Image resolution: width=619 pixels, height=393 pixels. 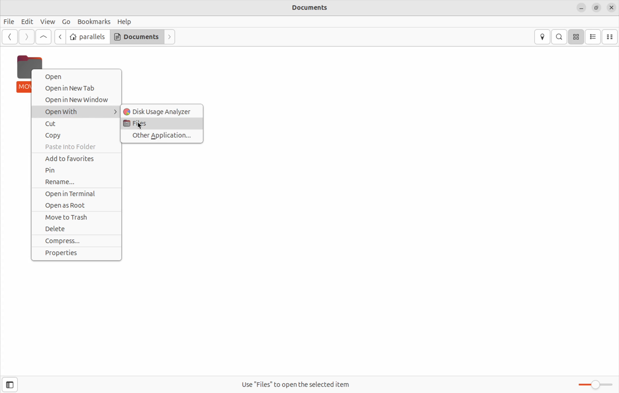 I want to click on Go up, so click(x=43, y=37).